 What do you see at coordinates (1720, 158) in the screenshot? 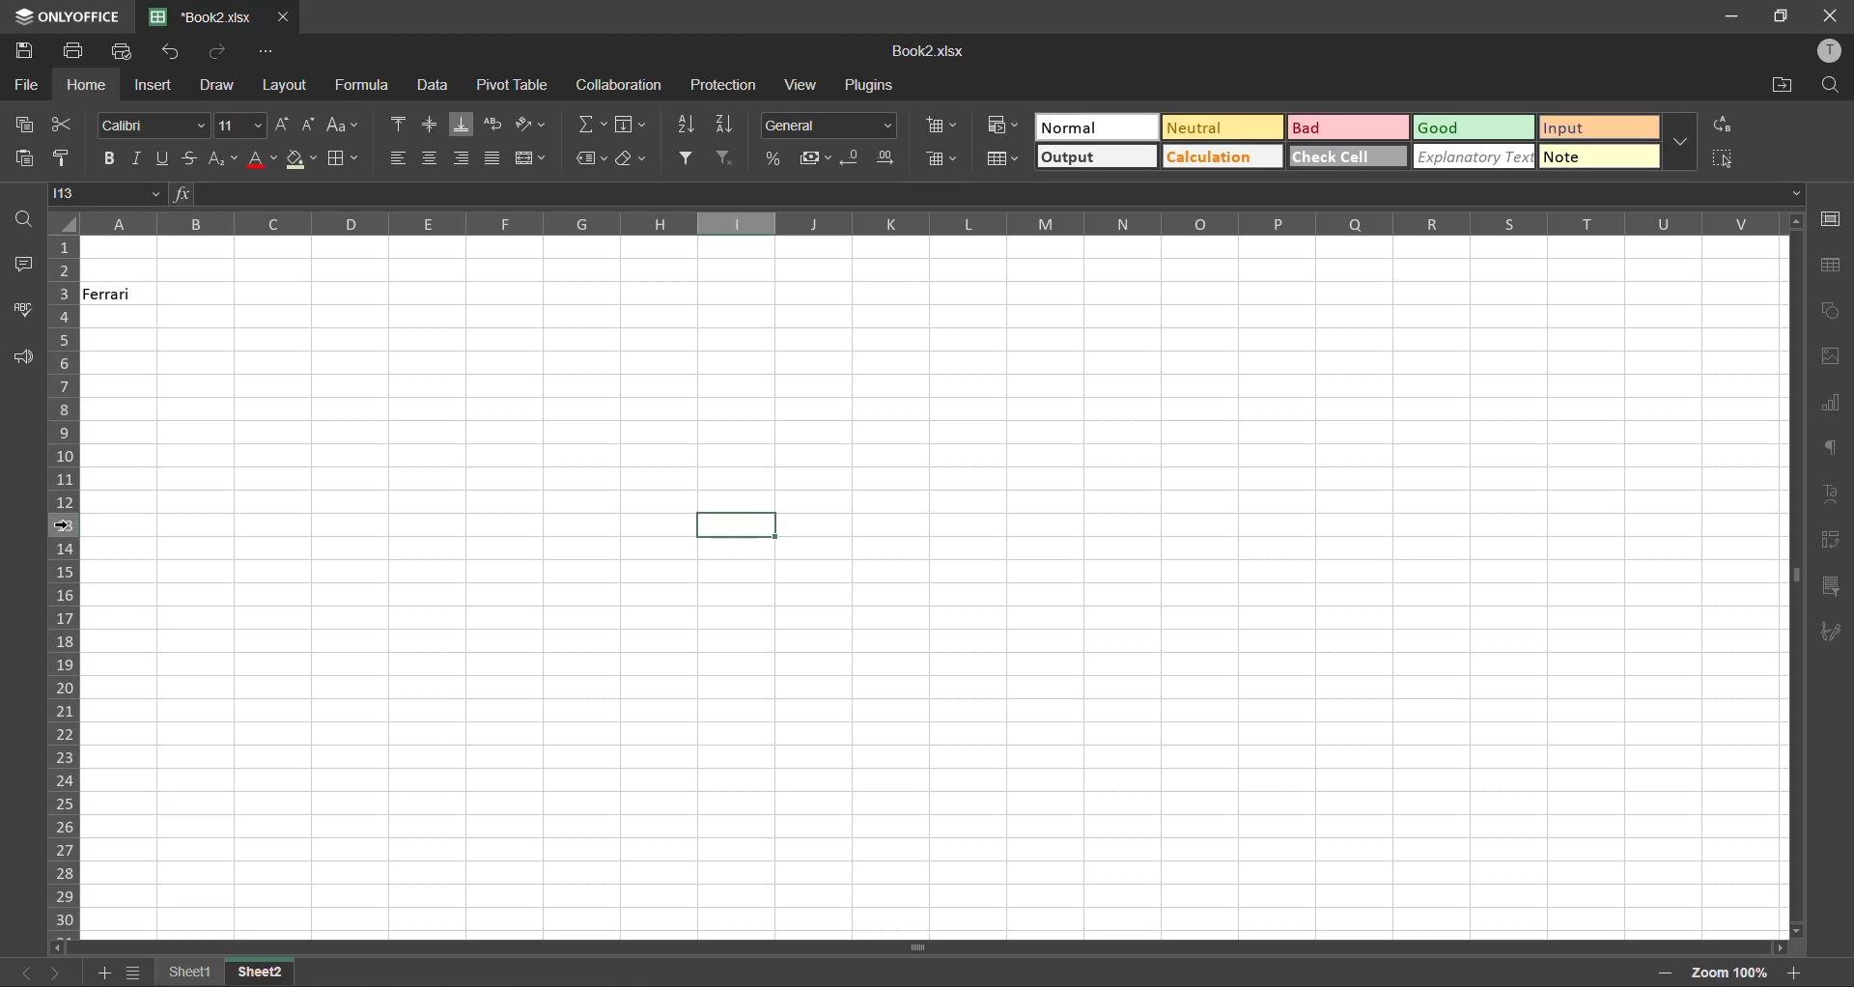
I see `select all` at bounding box center [1720, 158].